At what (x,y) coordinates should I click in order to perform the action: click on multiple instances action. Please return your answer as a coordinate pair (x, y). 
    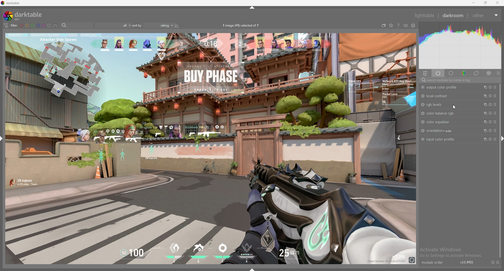
    Looking at the image, I should click on (484, 130).